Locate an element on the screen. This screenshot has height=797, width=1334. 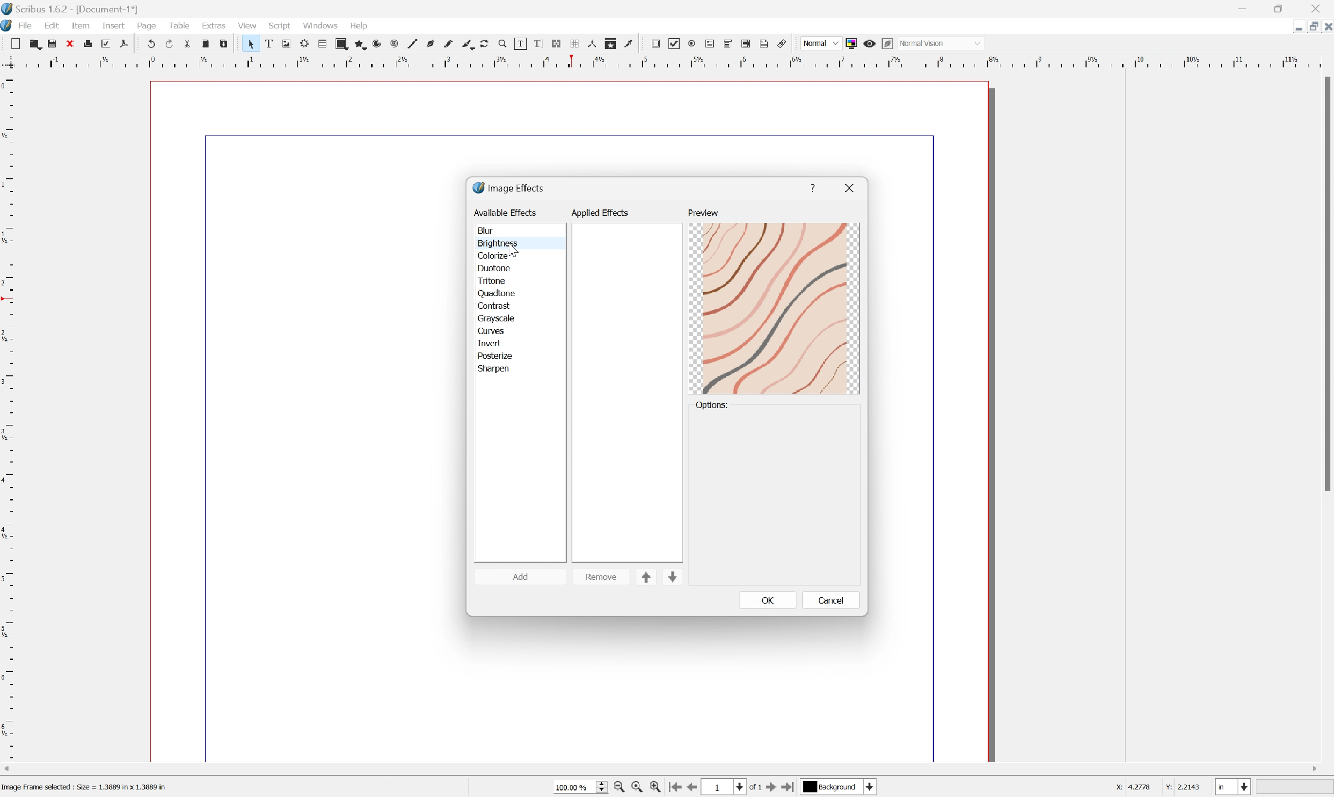
PDF List Box is located at coordinates (748, 44).